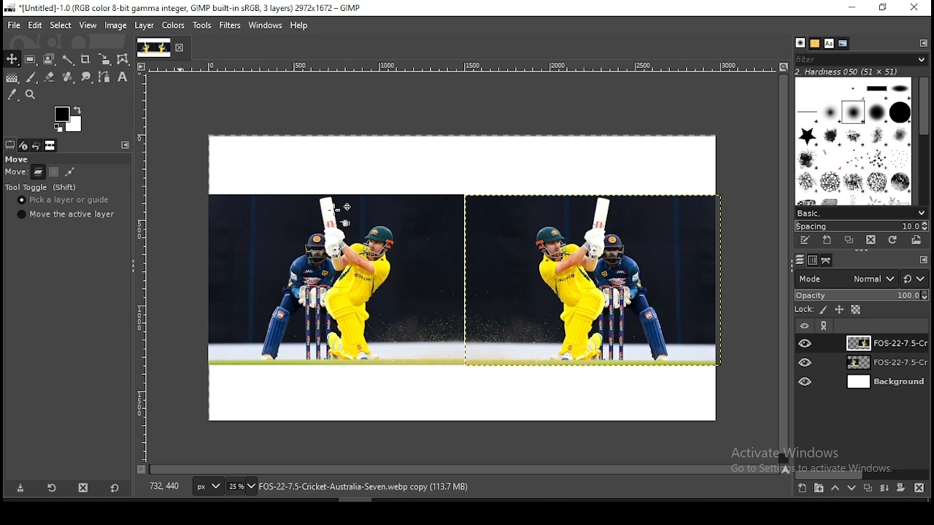  What do you see at coordinates (333, 211) in the screenshot?
I see `cursor` at bounding box center [333, 211].